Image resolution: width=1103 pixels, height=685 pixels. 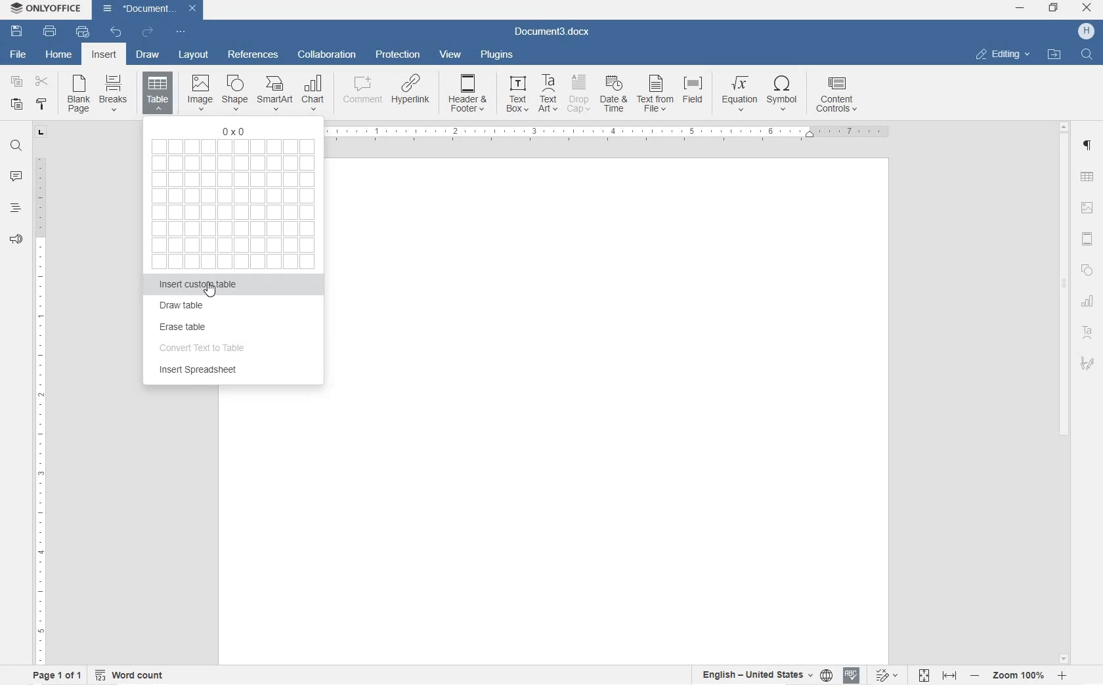 What do you see at coordinates (612, 133) in the screenshot?
I see `Ruler` at bounding box center [612, 133].